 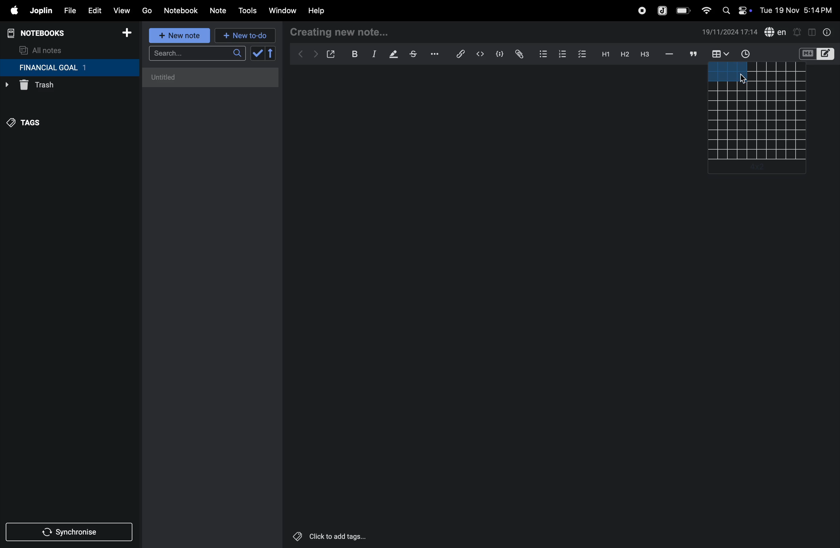 I want to click on stketchbook, so click(x=414, y=55).